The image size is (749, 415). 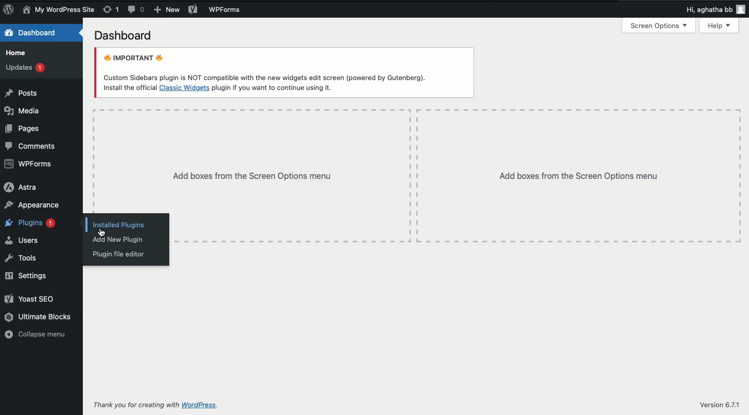 I want to click on Yoast, so click(x=193, y=10).